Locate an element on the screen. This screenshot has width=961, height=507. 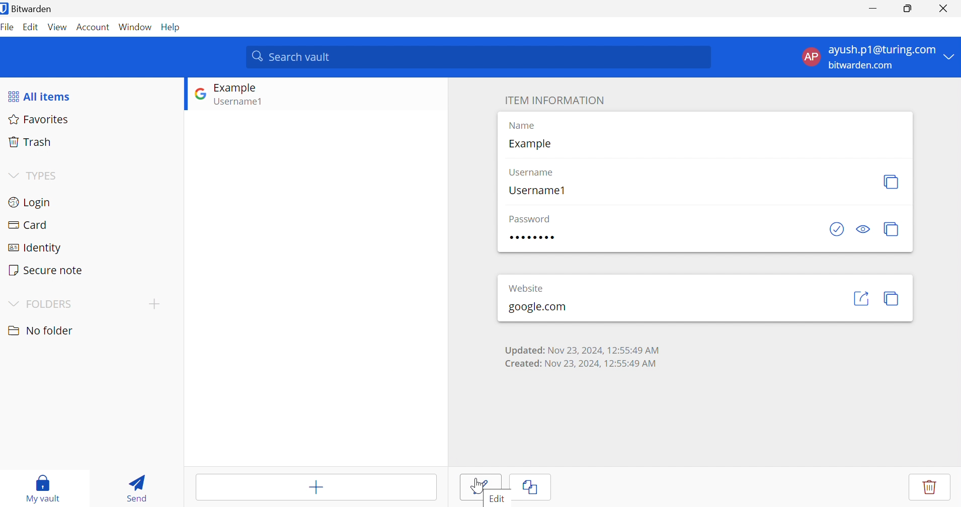
CREATE FOLDER is located at coordinates (156, 306).